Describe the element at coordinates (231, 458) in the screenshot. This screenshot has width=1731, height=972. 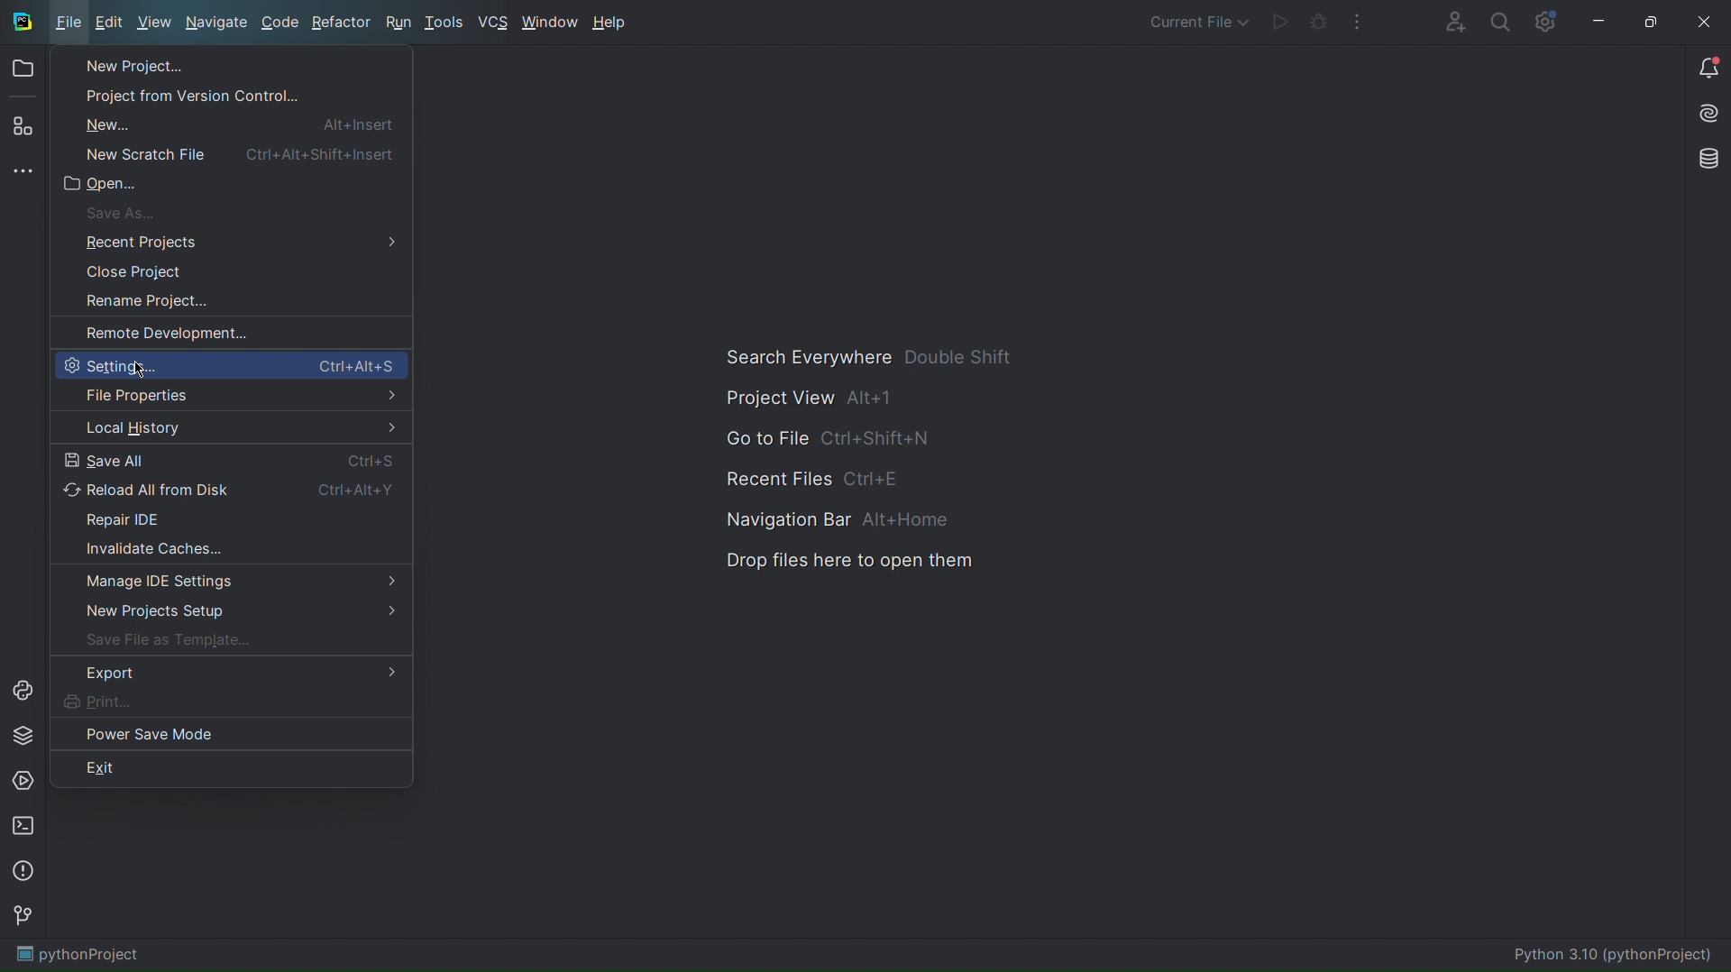
I see `Save All` at that location.